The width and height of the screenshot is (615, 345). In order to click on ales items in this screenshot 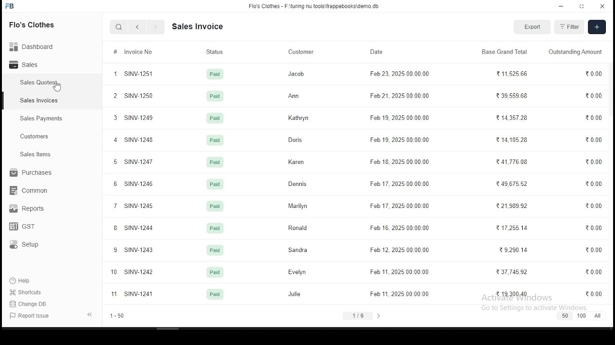, I will do `click(37, 155)`.